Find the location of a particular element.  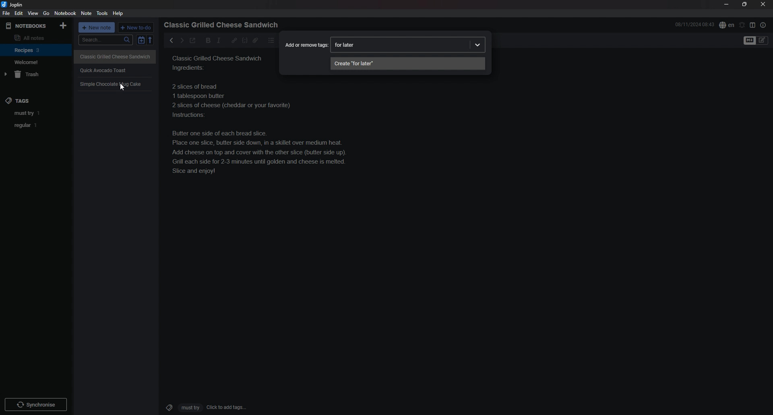

time is located at coordinates (694, 24).